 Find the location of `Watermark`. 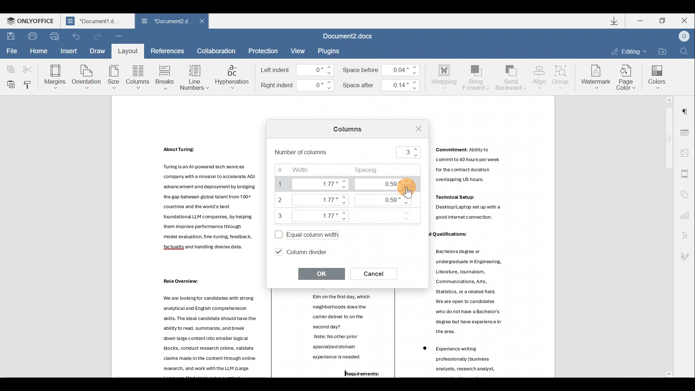

Watermark is located at coordinates (594, 76).